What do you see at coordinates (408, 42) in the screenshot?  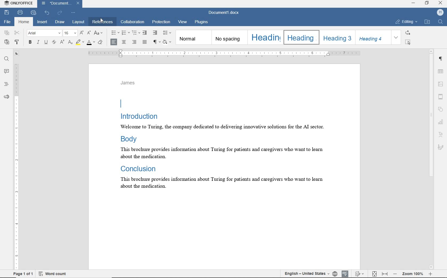 I see `SELECT ALL` at bounding box center [408, 42].